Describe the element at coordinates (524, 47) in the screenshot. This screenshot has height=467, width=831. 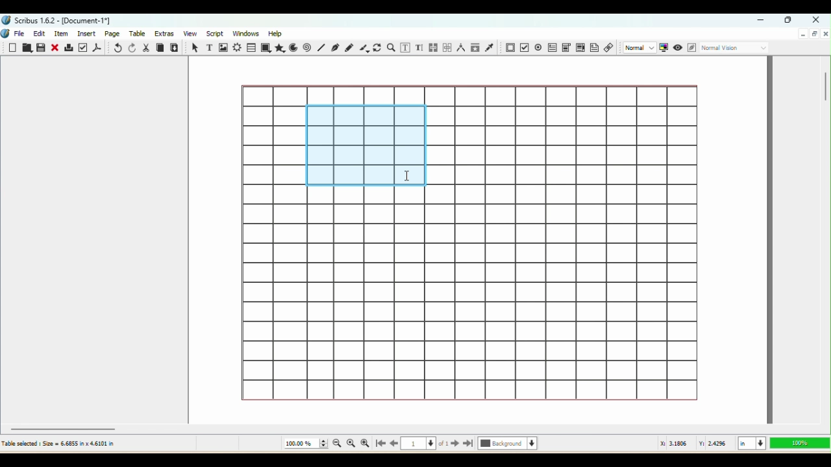
I see `PDF Radio button` at that location.